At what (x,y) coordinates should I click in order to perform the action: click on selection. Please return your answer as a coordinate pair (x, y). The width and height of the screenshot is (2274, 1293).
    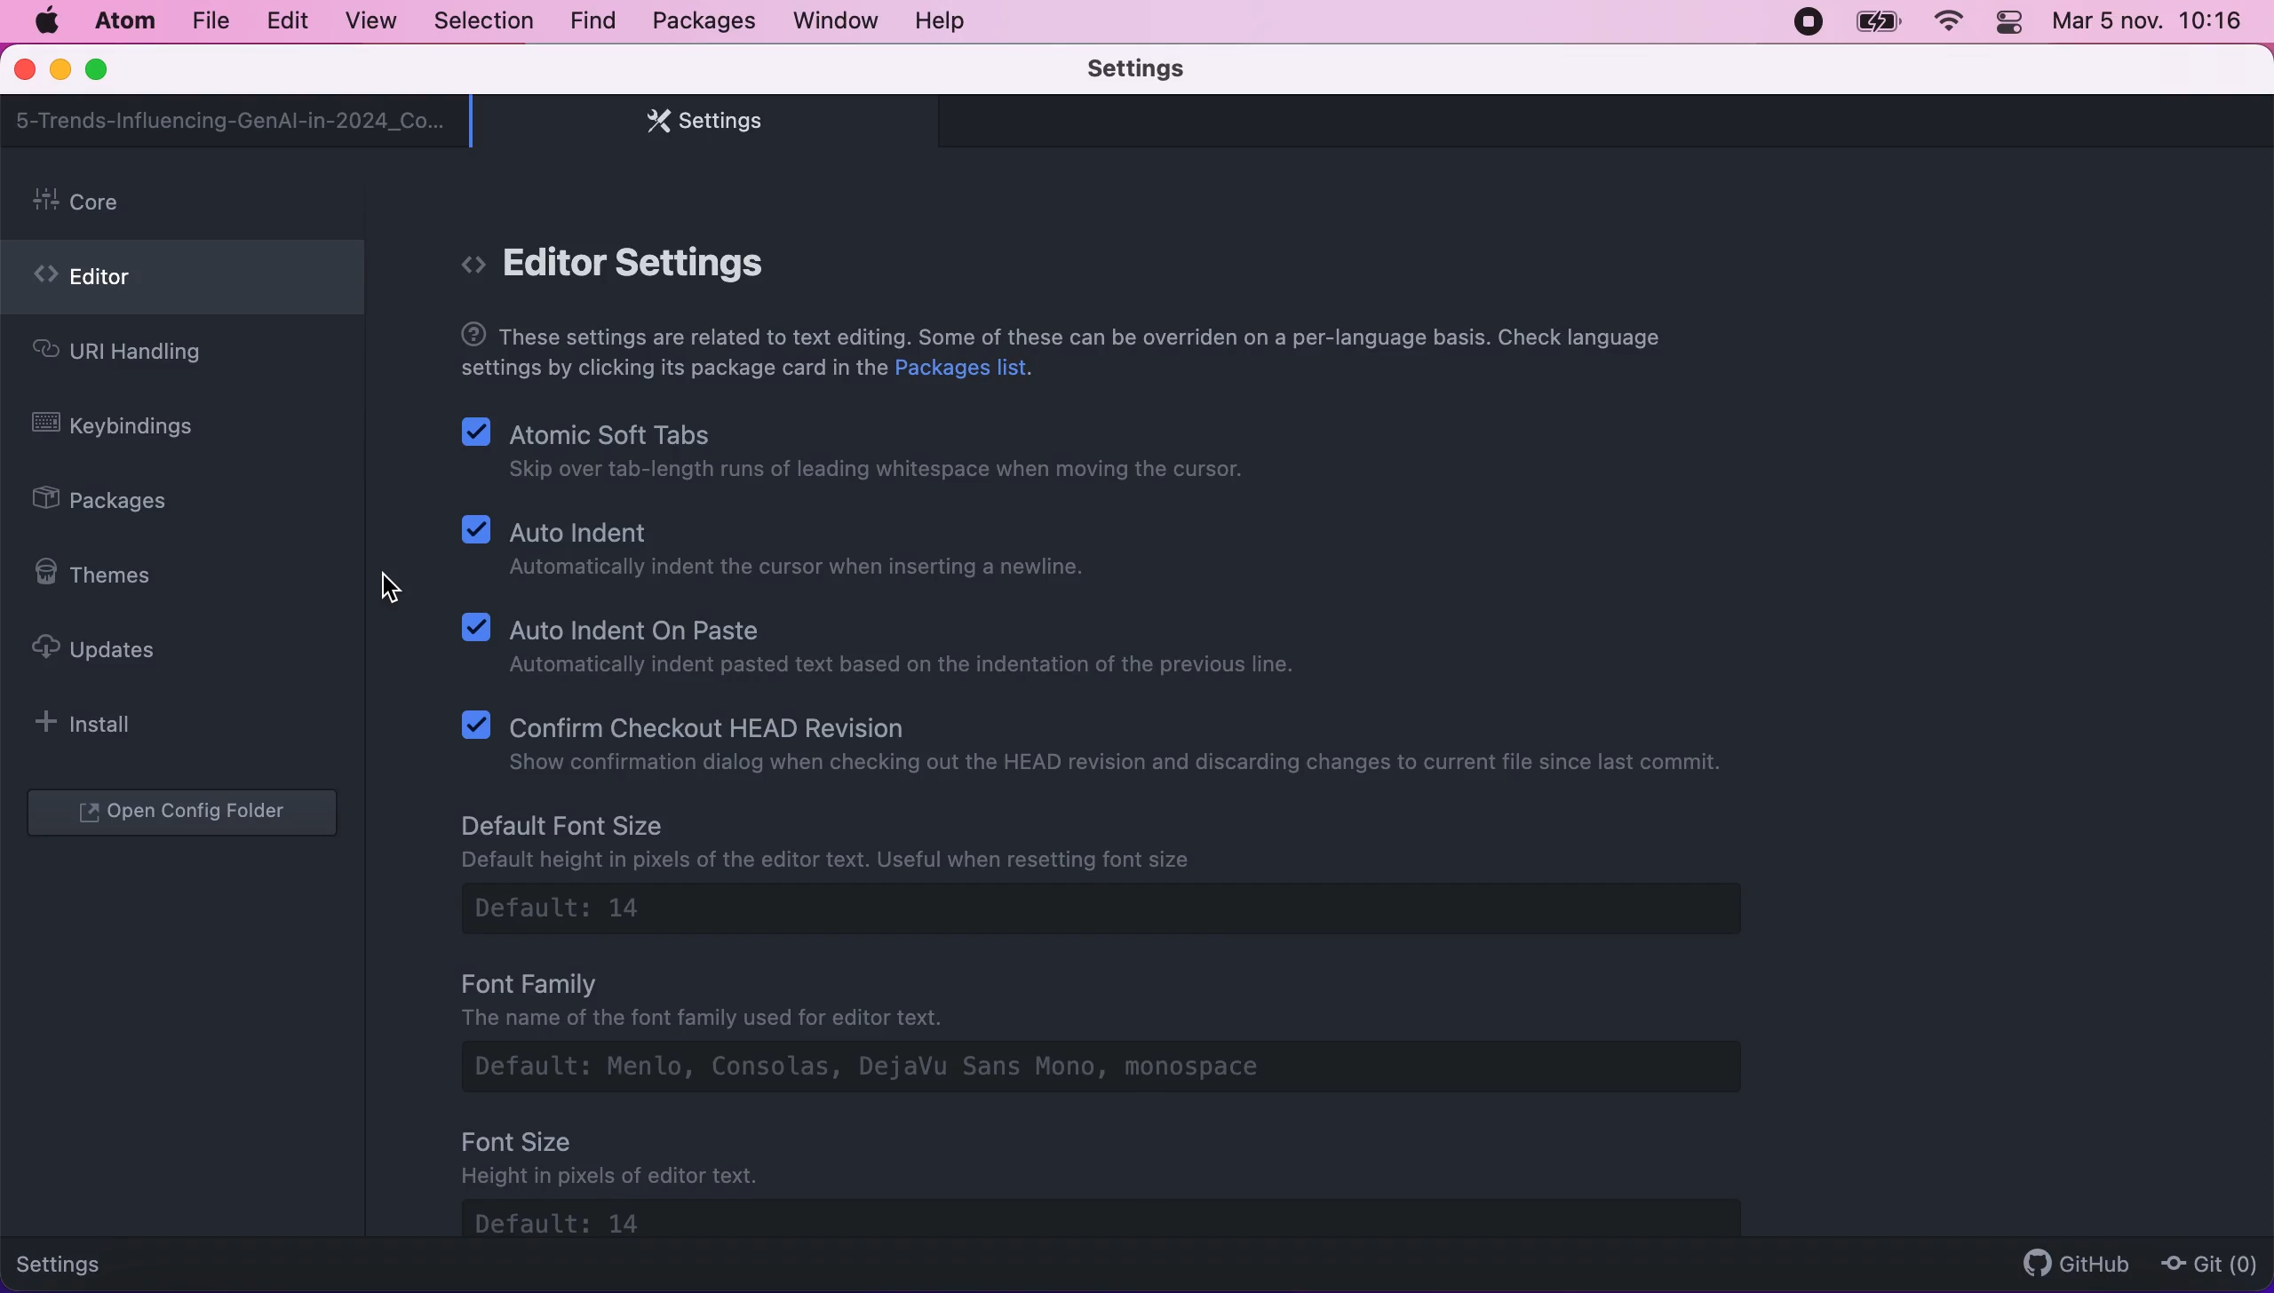
    Looking at the image, I should click on (486, 22).